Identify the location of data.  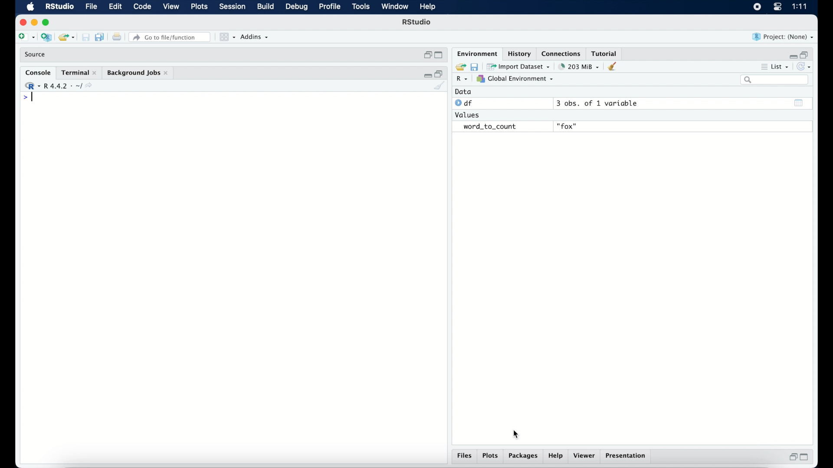
(463, 91).